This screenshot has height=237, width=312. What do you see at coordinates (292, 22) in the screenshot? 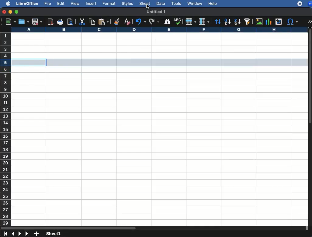
I see `special characters` at bounding box center [292, 22].